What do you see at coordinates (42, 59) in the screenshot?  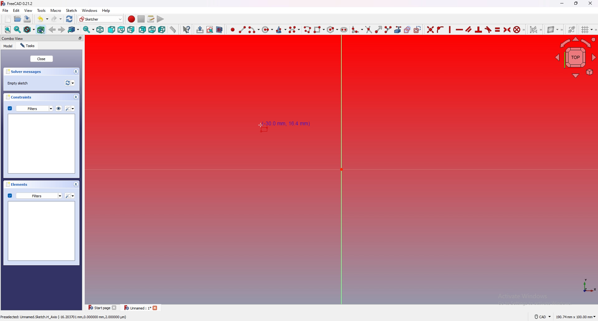 I see `close` at bounding box center [42, 59].